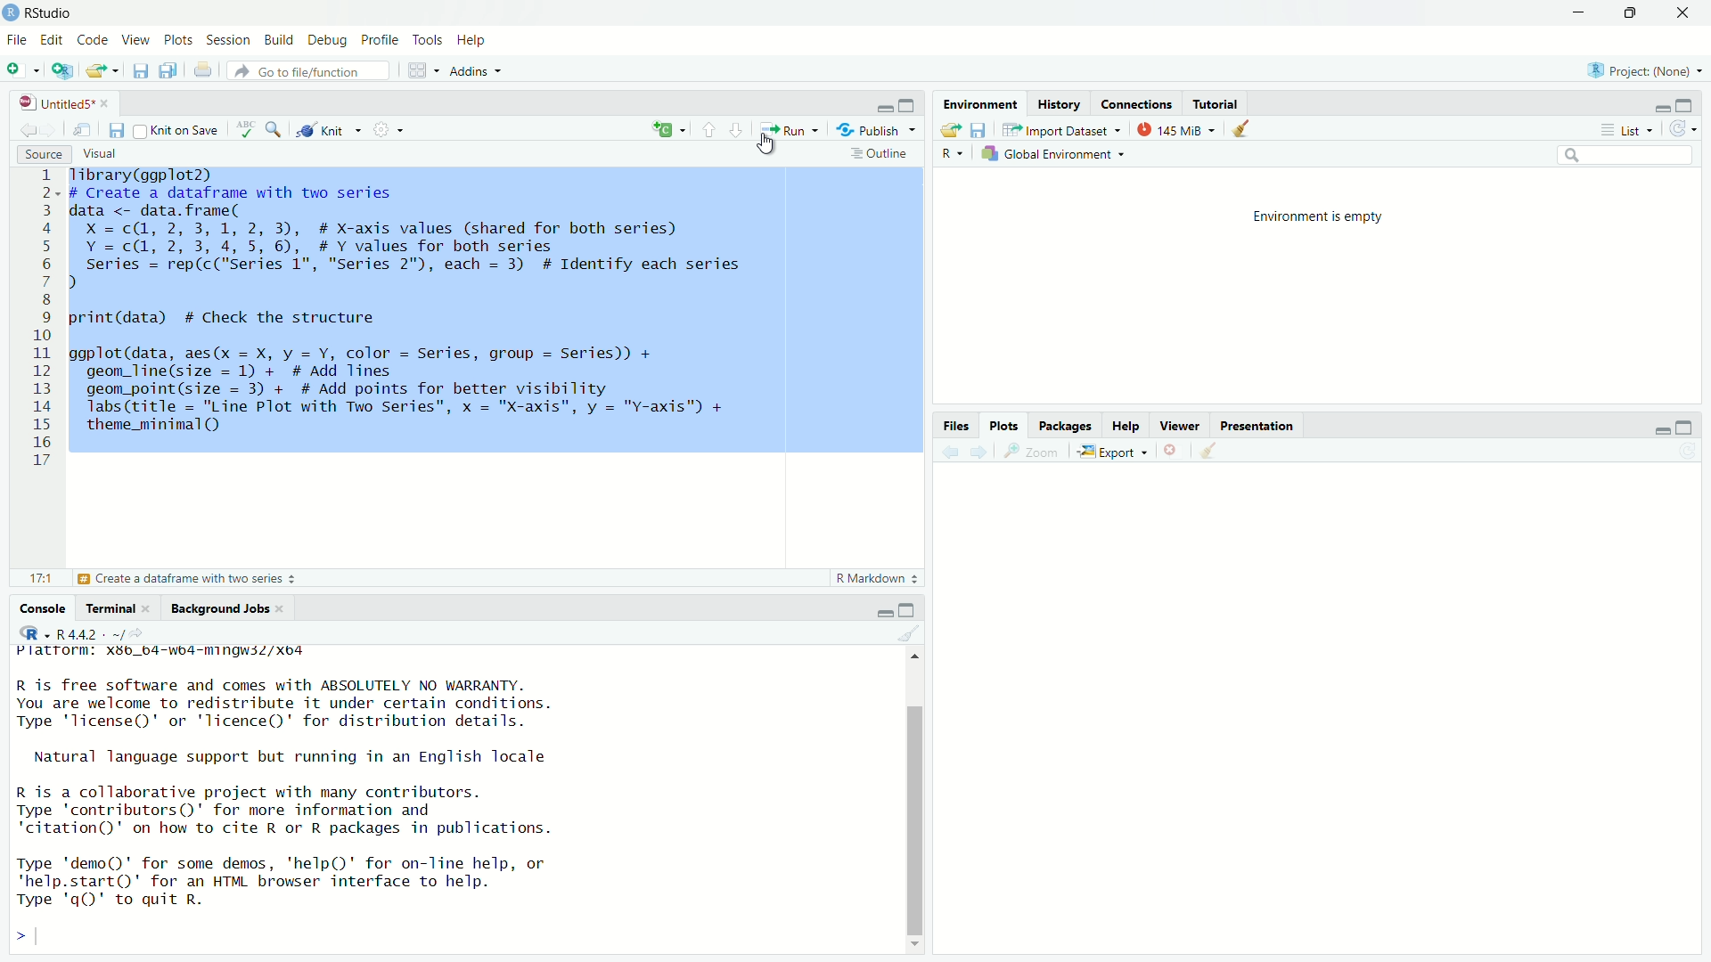 This screenshot has height=962, width=1711. Describe the element at coordinates (979, 451) in the screenshot. I see `Go forward to the next source selection` at that location.